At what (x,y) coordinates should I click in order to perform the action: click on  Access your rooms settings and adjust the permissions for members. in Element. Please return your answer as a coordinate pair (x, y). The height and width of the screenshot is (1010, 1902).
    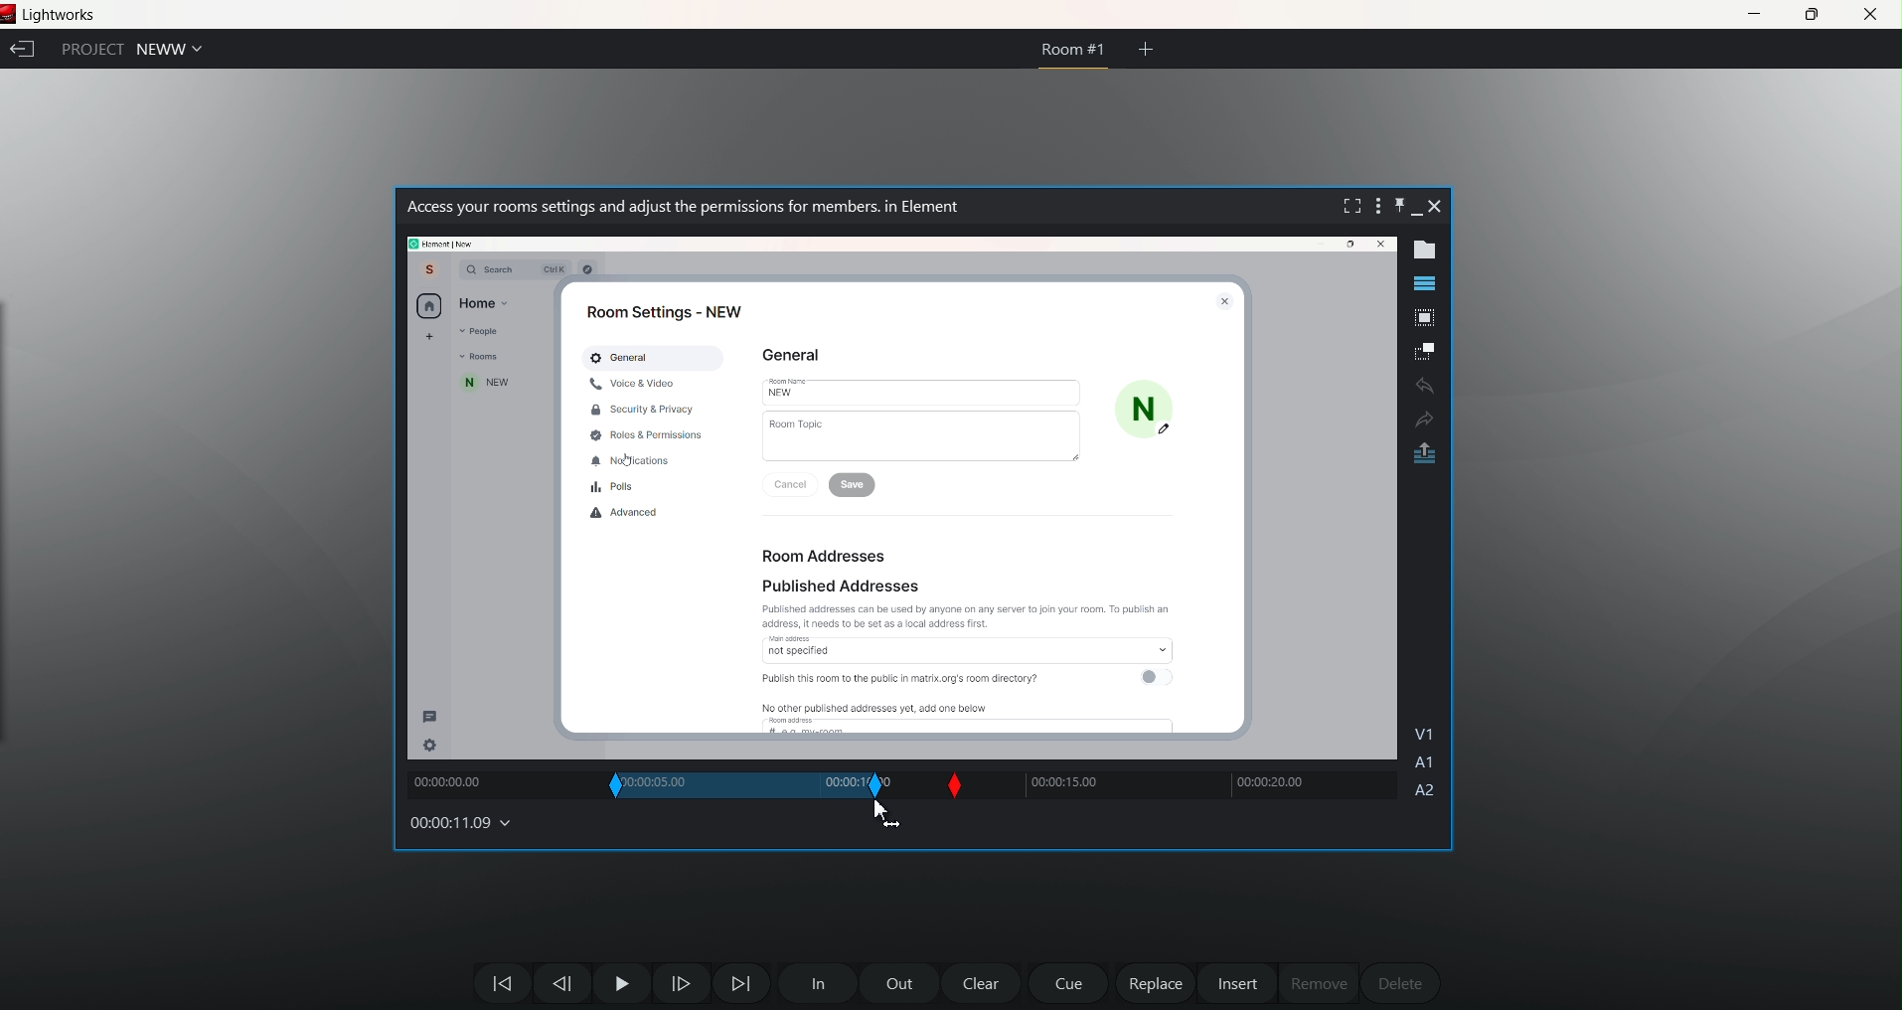
    Looking at the image, I should click on (688, 204).